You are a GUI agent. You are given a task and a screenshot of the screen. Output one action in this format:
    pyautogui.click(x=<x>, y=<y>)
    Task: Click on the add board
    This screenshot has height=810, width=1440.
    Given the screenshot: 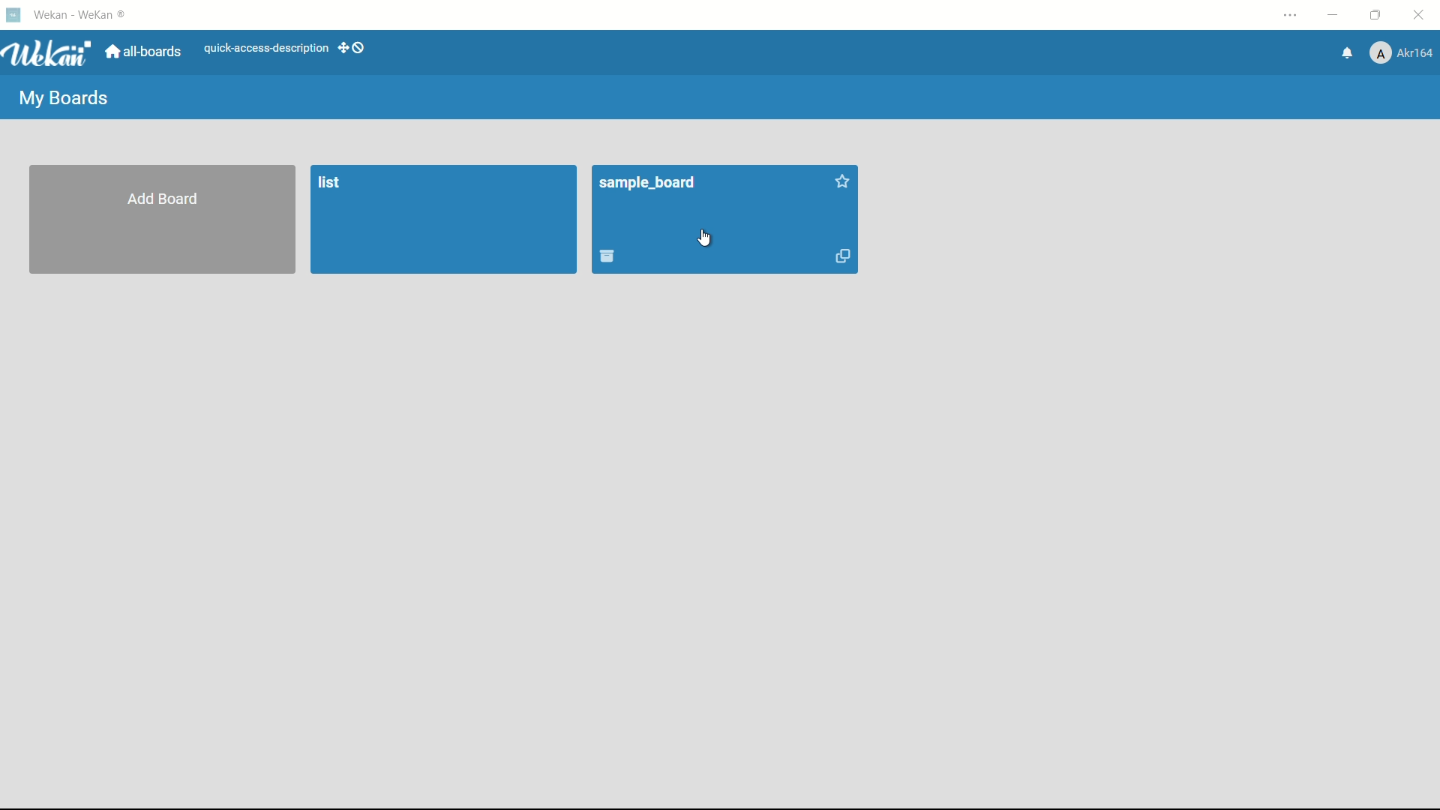 What is the action you would take?
    pyautogui.click(x=163, y=219)
    